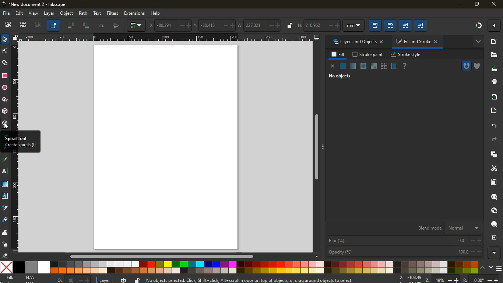 The image size is (503, 283). What do you see at coordinates (368, 55) in the screenshot?
I see `stroke paint` at bounding box center [368, 55].